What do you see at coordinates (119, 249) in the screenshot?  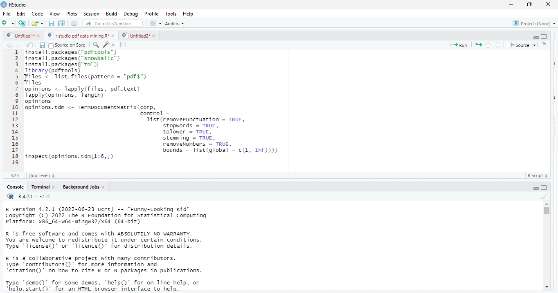 I see `R version 4.2.1 (2022-06-23 ucrt) -- "Funny-Looking Kid™
Copyright (C) 2022 The R Foundation for Statistical Computing
Platform: x86_64-w64-mingw32/x64 (64-bit)

R is free software and comes with ABSOLUTELY NO WARRANTY.
You are welcome to redistribute it under certain conditions.
Type 'Ticense()' or 'licence()’ for distribution details.

R is a collaborative project with many contributors.

Type ‘contributors()’ for more information and

“citation()’ on how to cite R or R packages in publications.
Type "demo()’ for some demos, 'help()' for on-line help, or
"helo.start()" for an HTML browser interface to helo.` at bounding box center [119, 249].